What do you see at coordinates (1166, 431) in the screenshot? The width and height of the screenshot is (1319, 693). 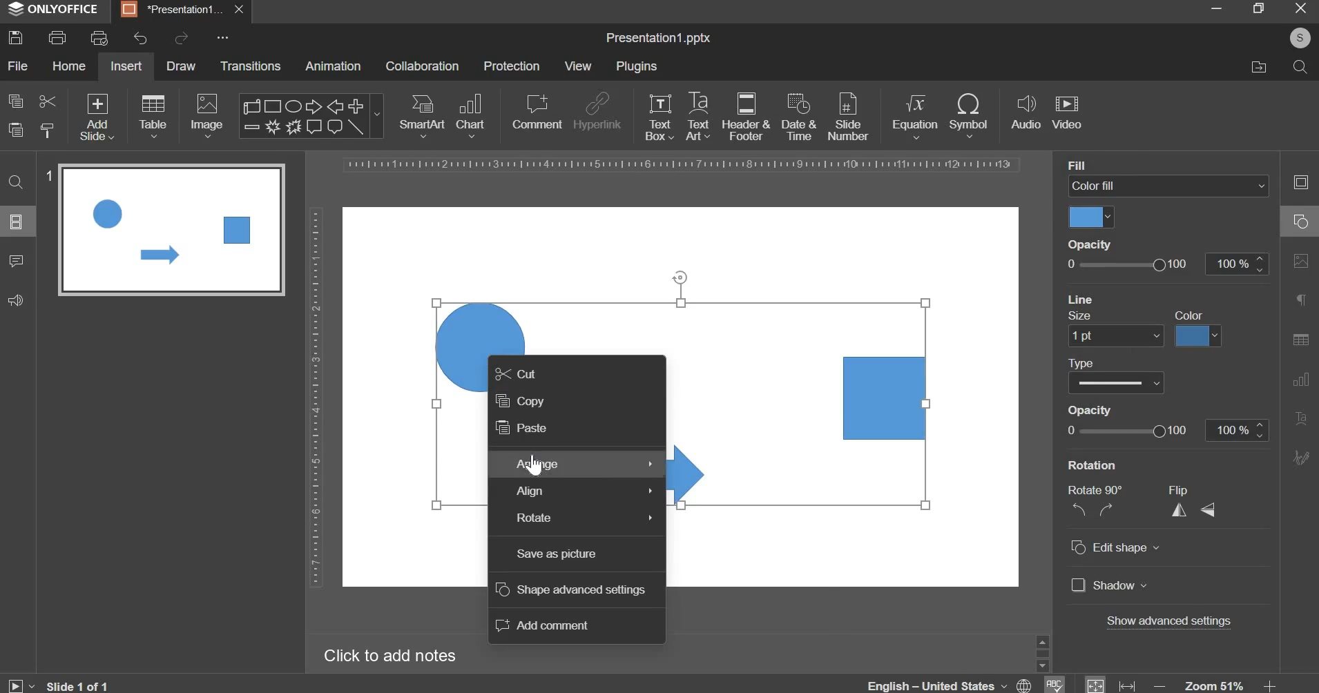 I see `opacity` at bounding box center [1166, 431].